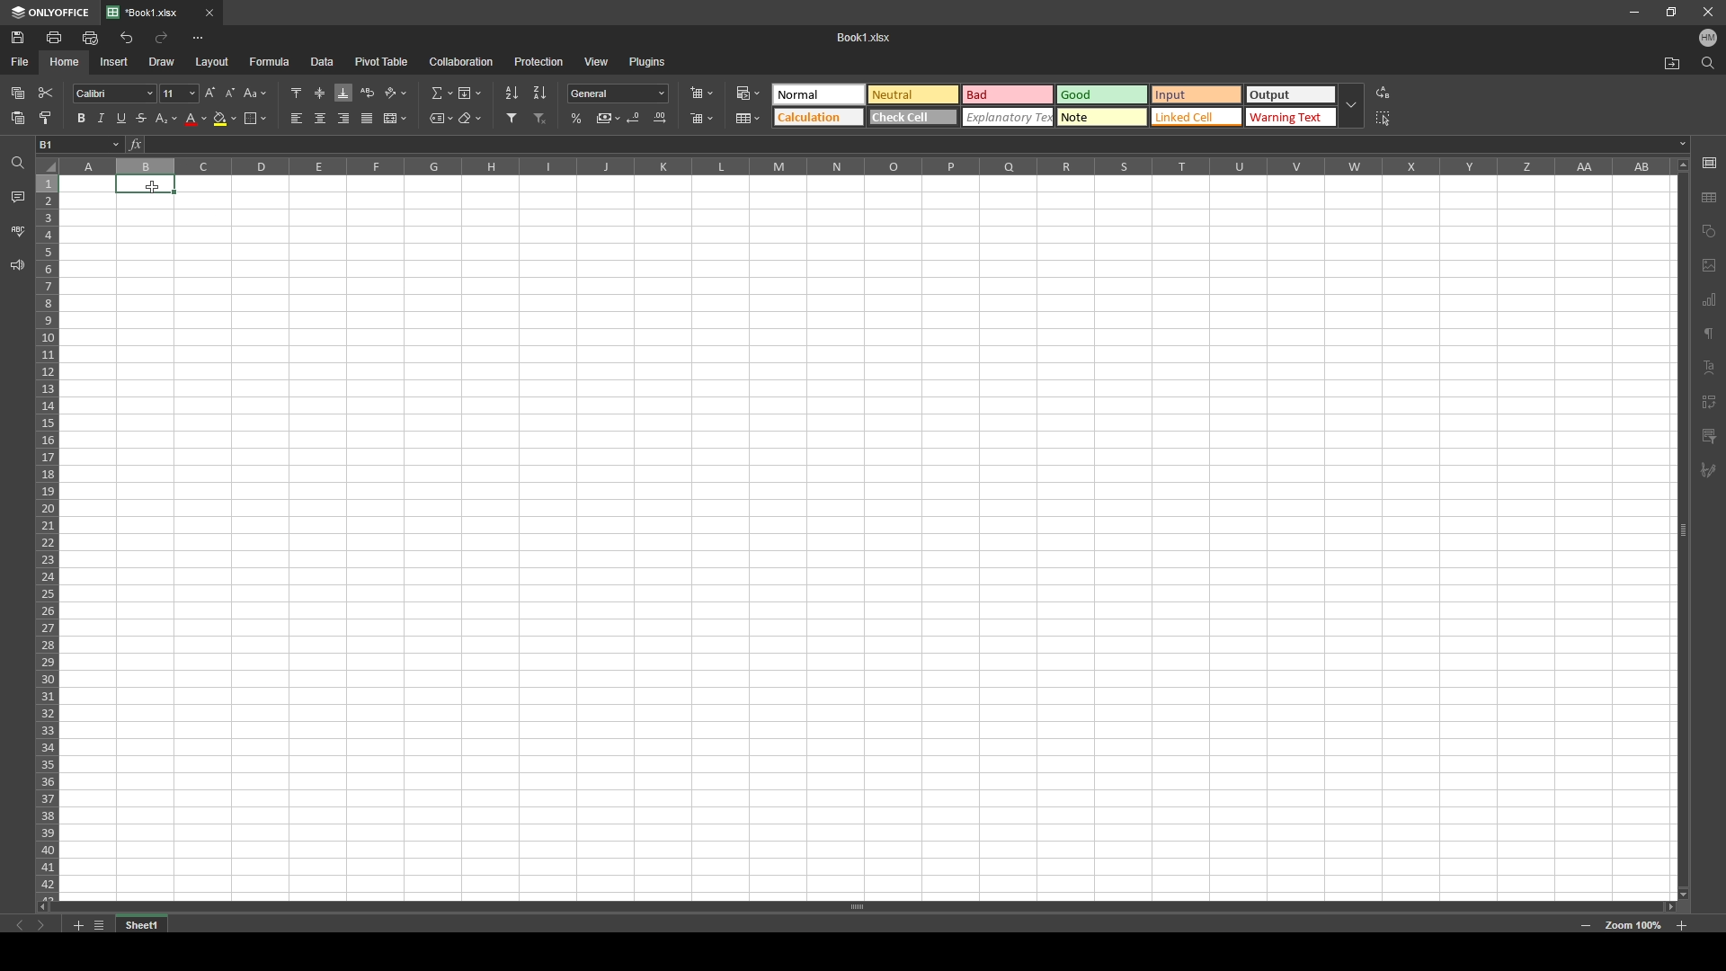  Describe the element at coordinates (255, 118) in the screenshot. I see `border` at that location.